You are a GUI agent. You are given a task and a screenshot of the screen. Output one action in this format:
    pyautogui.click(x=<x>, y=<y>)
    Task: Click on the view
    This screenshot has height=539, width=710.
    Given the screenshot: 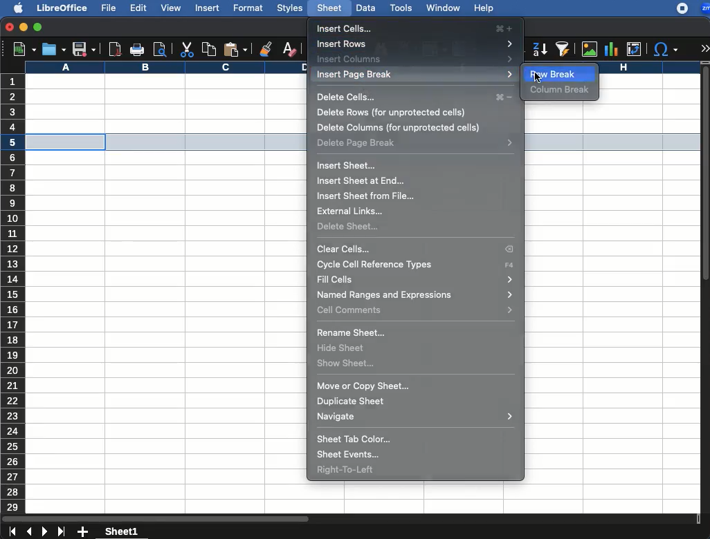 What is the action you would take?
    pyautogui.click(x=170, y=8)
    